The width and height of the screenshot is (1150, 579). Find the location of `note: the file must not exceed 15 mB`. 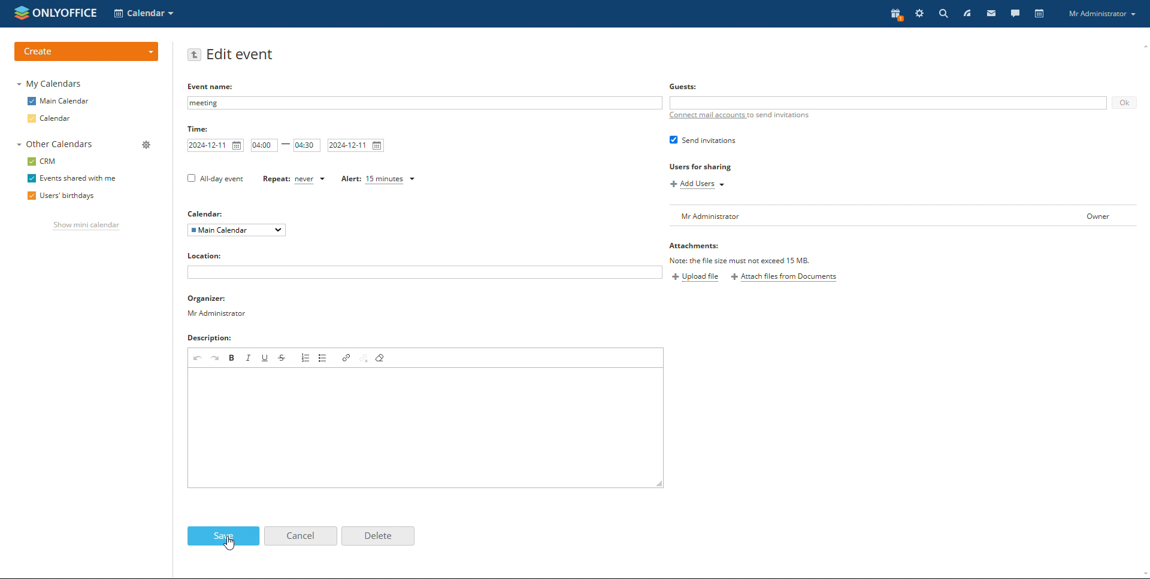

note: the file must not exceed 15 mB is located at coordinates (743, 260).